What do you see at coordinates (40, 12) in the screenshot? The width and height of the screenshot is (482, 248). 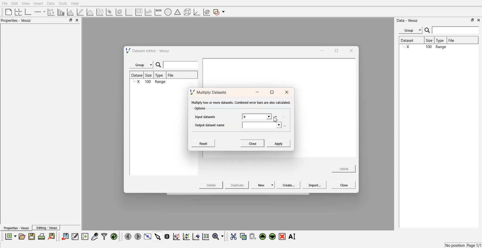 I see `add an axis` at bounding box center [40, 12].